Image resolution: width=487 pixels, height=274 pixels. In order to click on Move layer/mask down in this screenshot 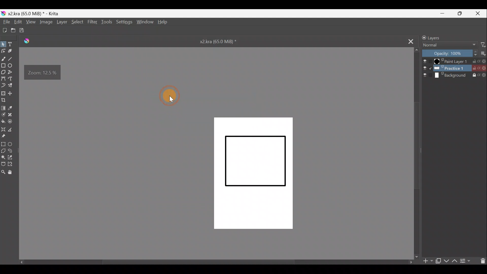, I will do `click(446, 261)`.